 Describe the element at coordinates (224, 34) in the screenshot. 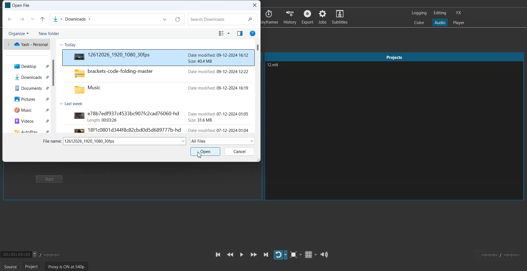

I see `Change your view` at that location.